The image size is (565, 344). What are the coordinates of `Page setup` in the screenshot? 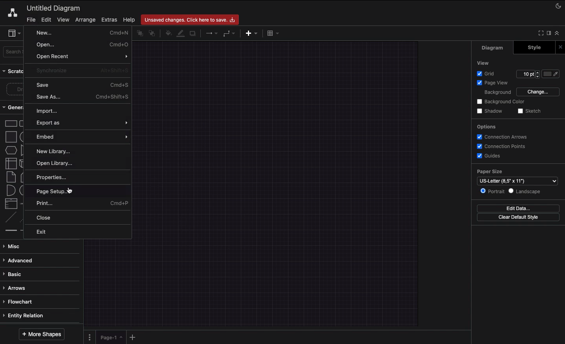 It's located at (55, 190).